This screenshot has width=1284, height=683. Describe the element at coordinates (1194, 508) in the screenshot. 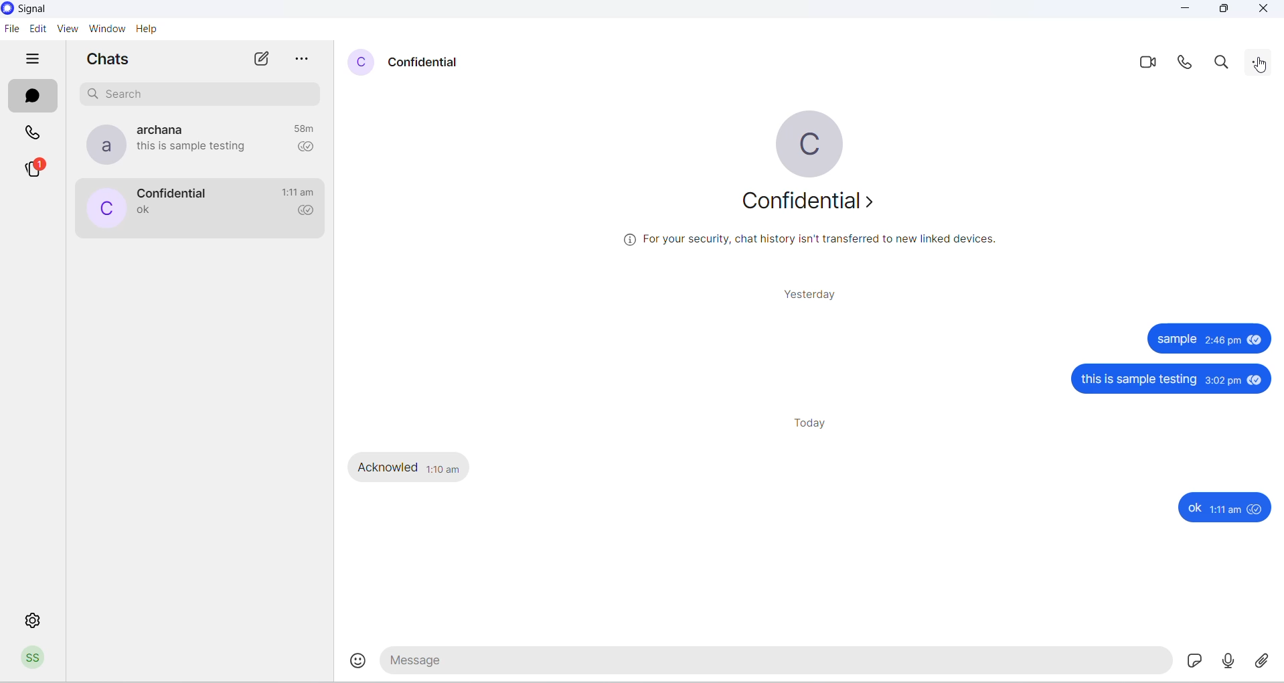

I see `ok` at that location.